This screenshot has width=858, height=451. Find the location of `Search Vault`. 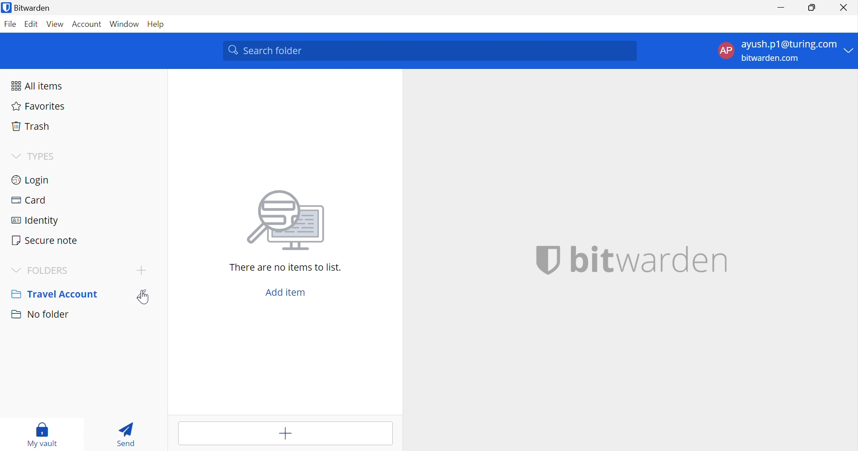

Search Vault is located at coordinates (429, 50).